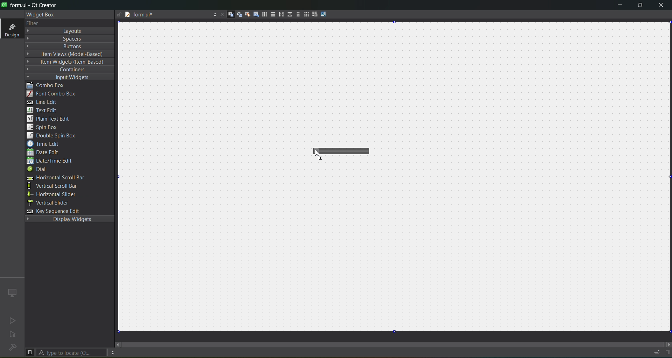  I want to click on no active project, so click(13, 320).